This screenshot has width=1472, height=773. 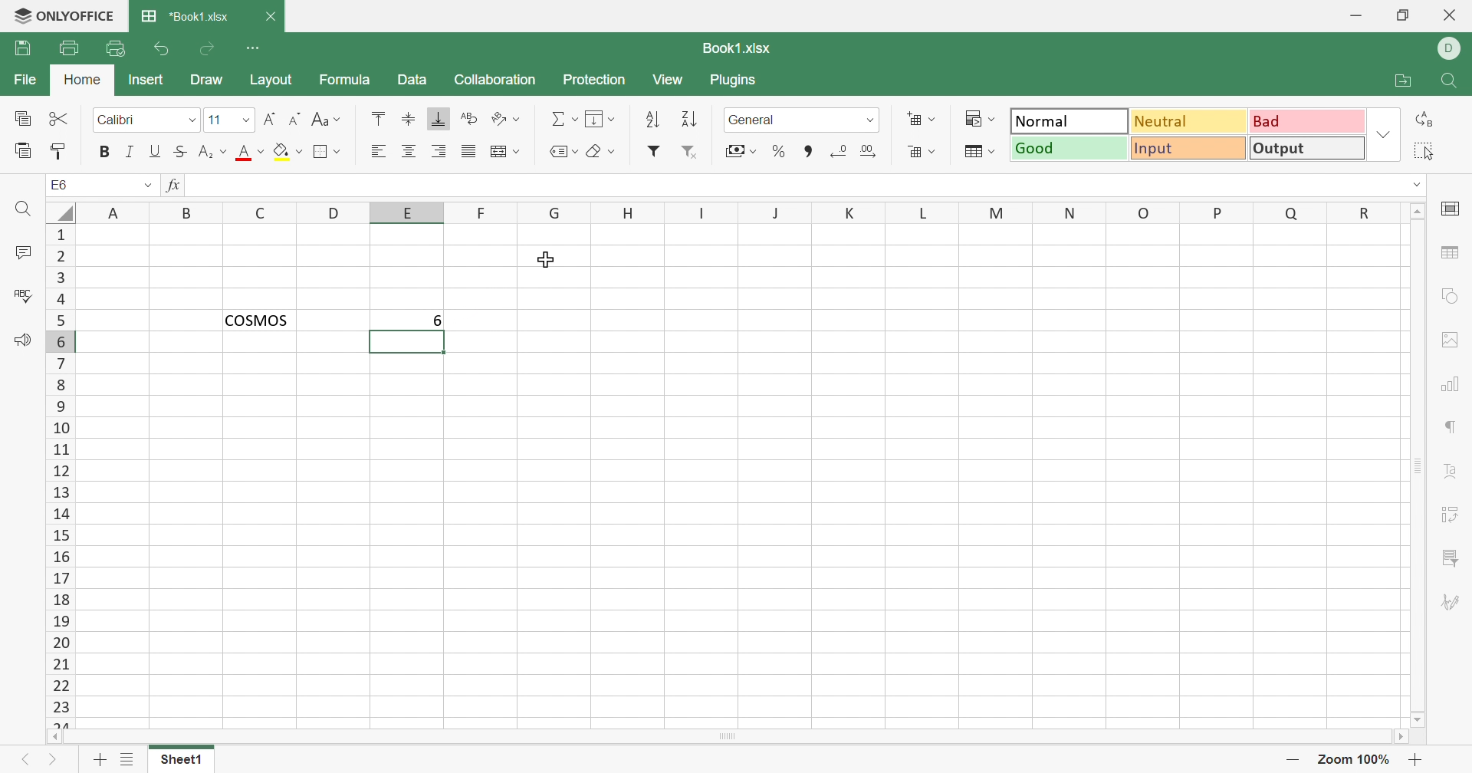 What do you see at coordinates (468, 117) in the screenshot?
I see `Wrap text` at bounding box center [468, 117].